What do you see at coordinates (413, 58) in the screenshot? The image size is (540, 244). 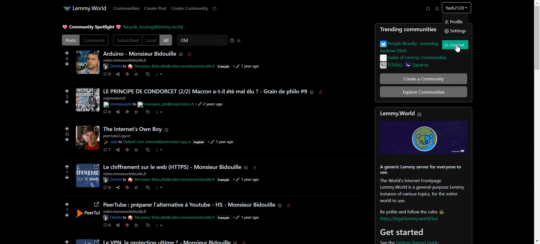 I see `Index of Lemmy communities` at bounding box center [413, 58].